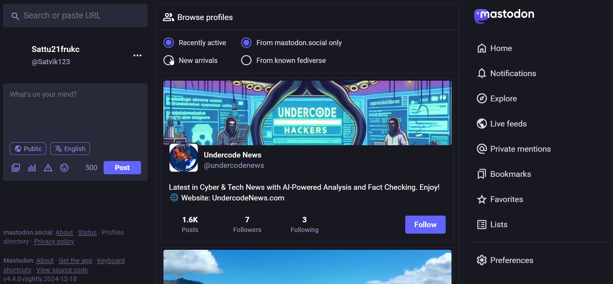  Describe the element at coordinates (496, 224) in the screenshot. I see `list` at that location.